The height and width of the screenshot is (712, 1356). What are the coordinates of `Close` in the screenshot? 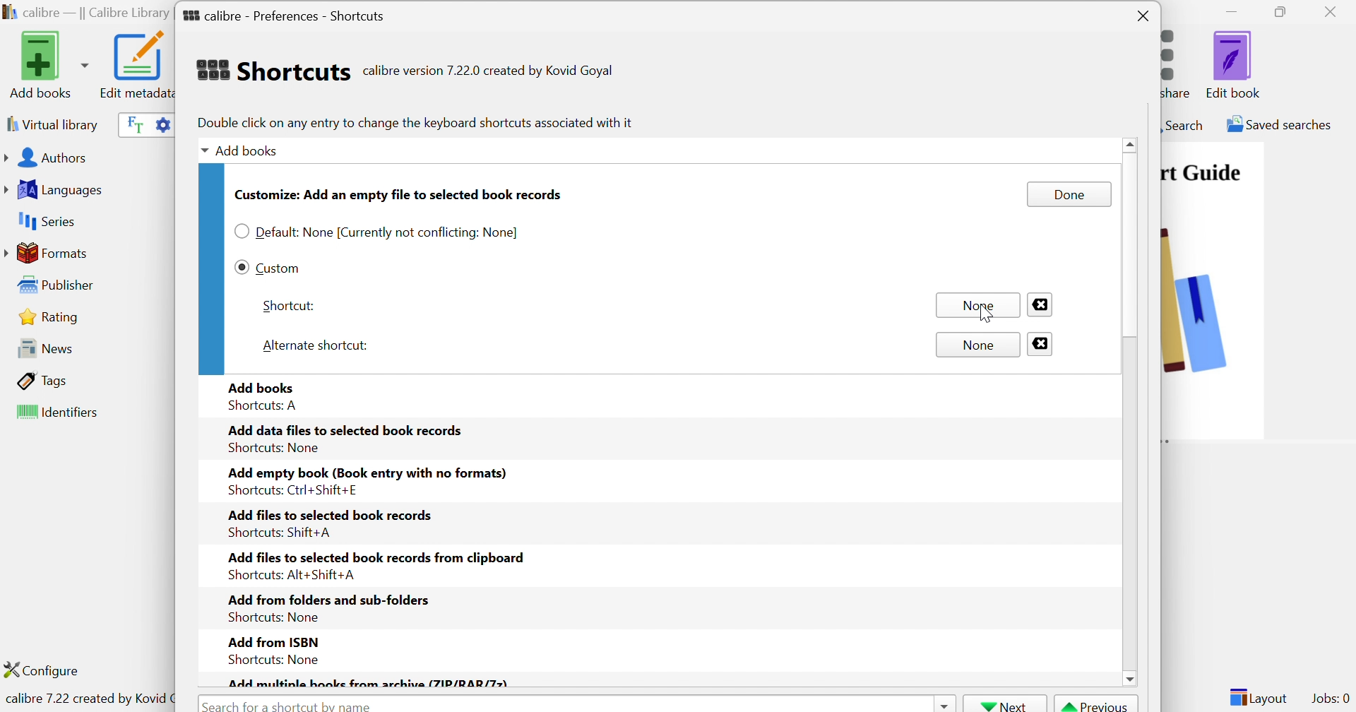 It's located at (1334, 11).